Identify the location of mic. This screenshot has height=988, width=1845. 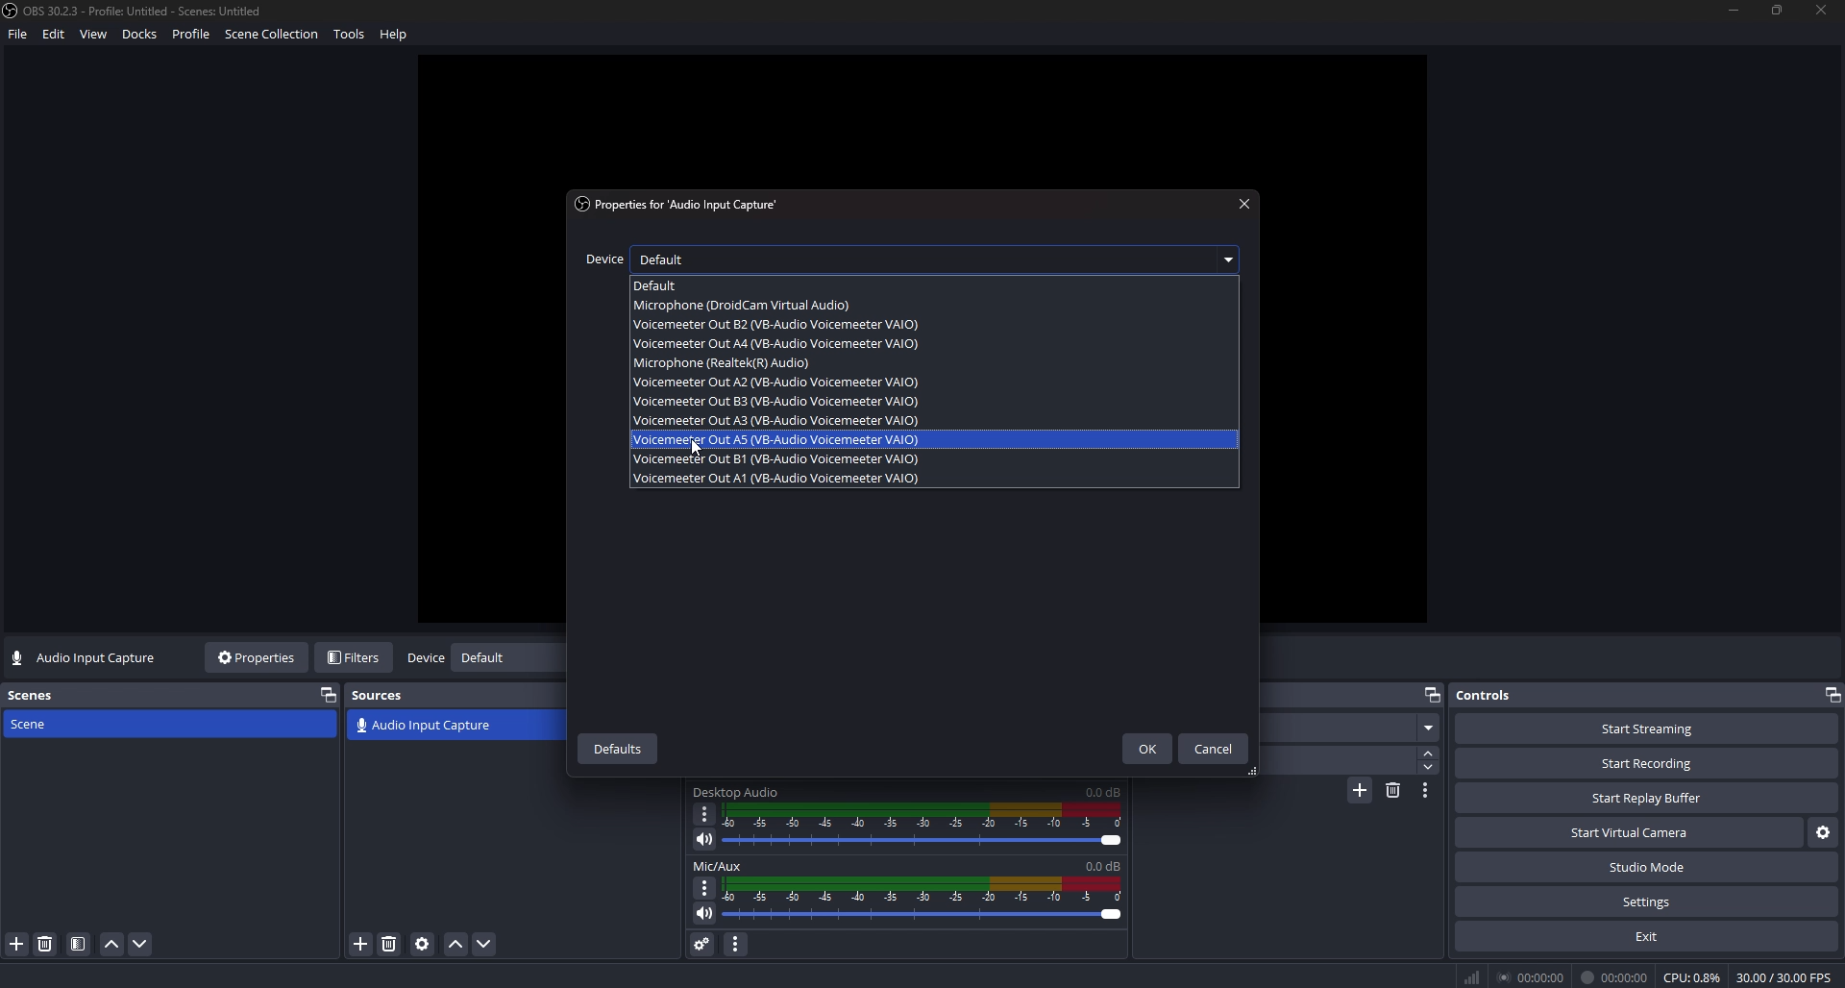
(729, 362).